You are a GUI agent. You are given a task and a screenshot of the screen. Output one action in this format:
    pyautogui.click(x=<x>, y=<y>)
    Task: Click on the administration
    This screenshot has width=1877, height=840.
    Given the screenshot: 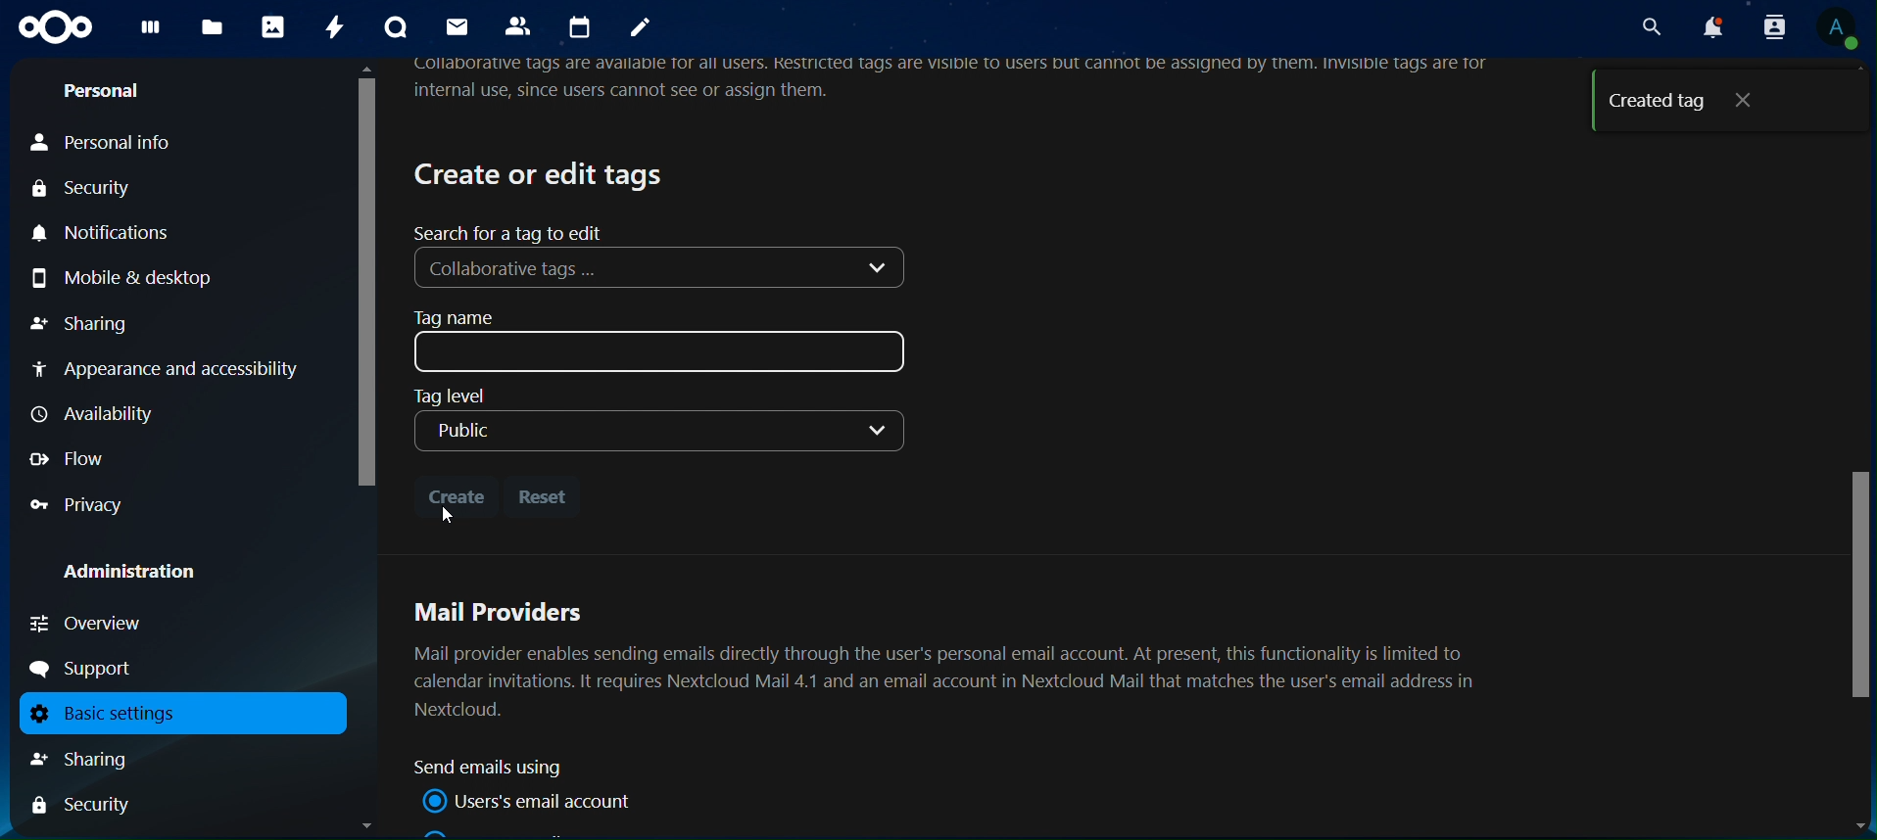 What is the action you would take?
    pyautogui.click(x=144, y=574)
    